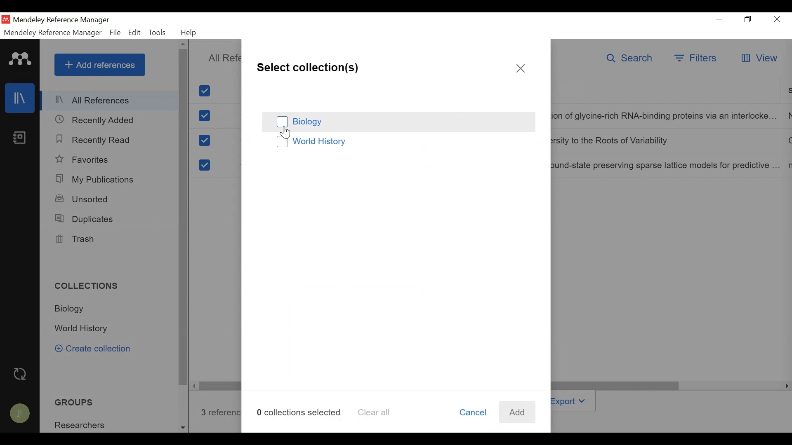 The width and height of the screenshot is (792, 445). Describe the element at coordinates (667, 165) in the screenshot. I see `Journal Title` at that location.